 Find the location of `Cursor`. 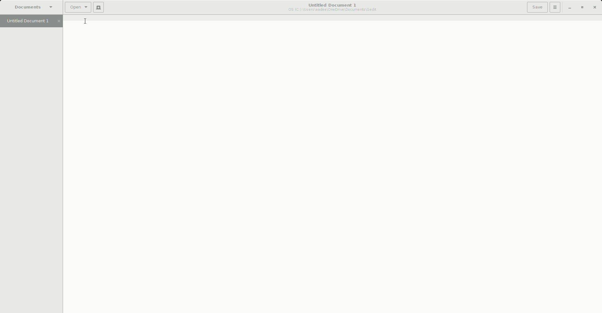

Cursor is located at coordinates (86, 21).